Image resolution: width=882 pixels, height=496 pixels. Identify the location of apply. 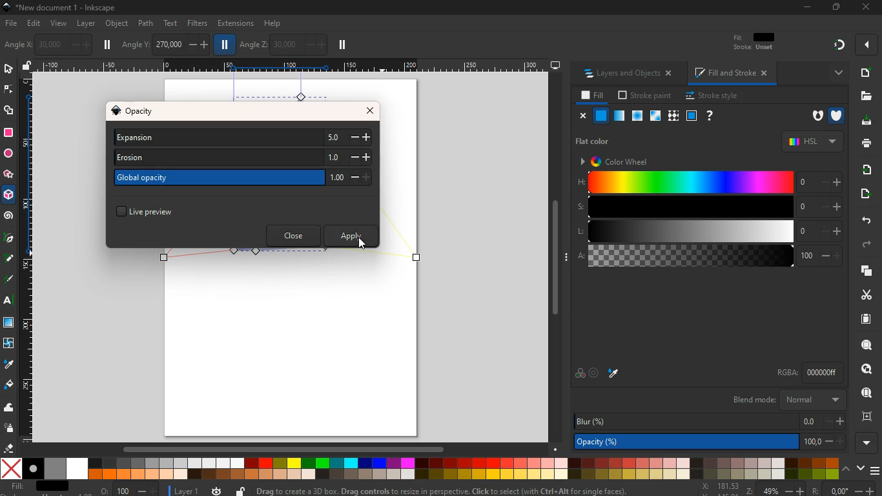
(352, 236).